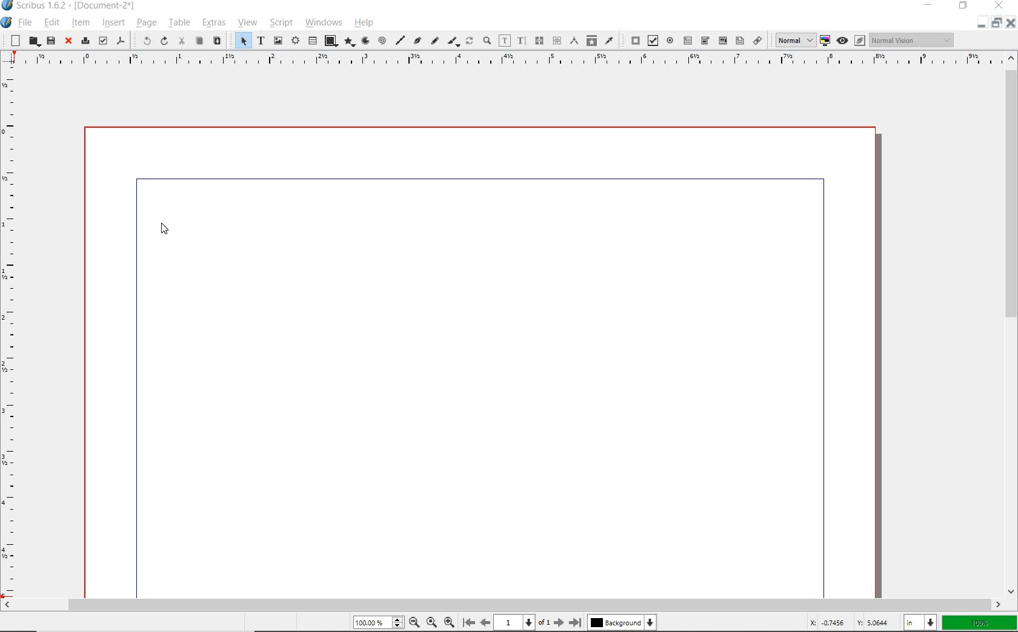  Describe the element at coordinates (705, 41) in the screenshot. I see `pdf combo box` at that location.